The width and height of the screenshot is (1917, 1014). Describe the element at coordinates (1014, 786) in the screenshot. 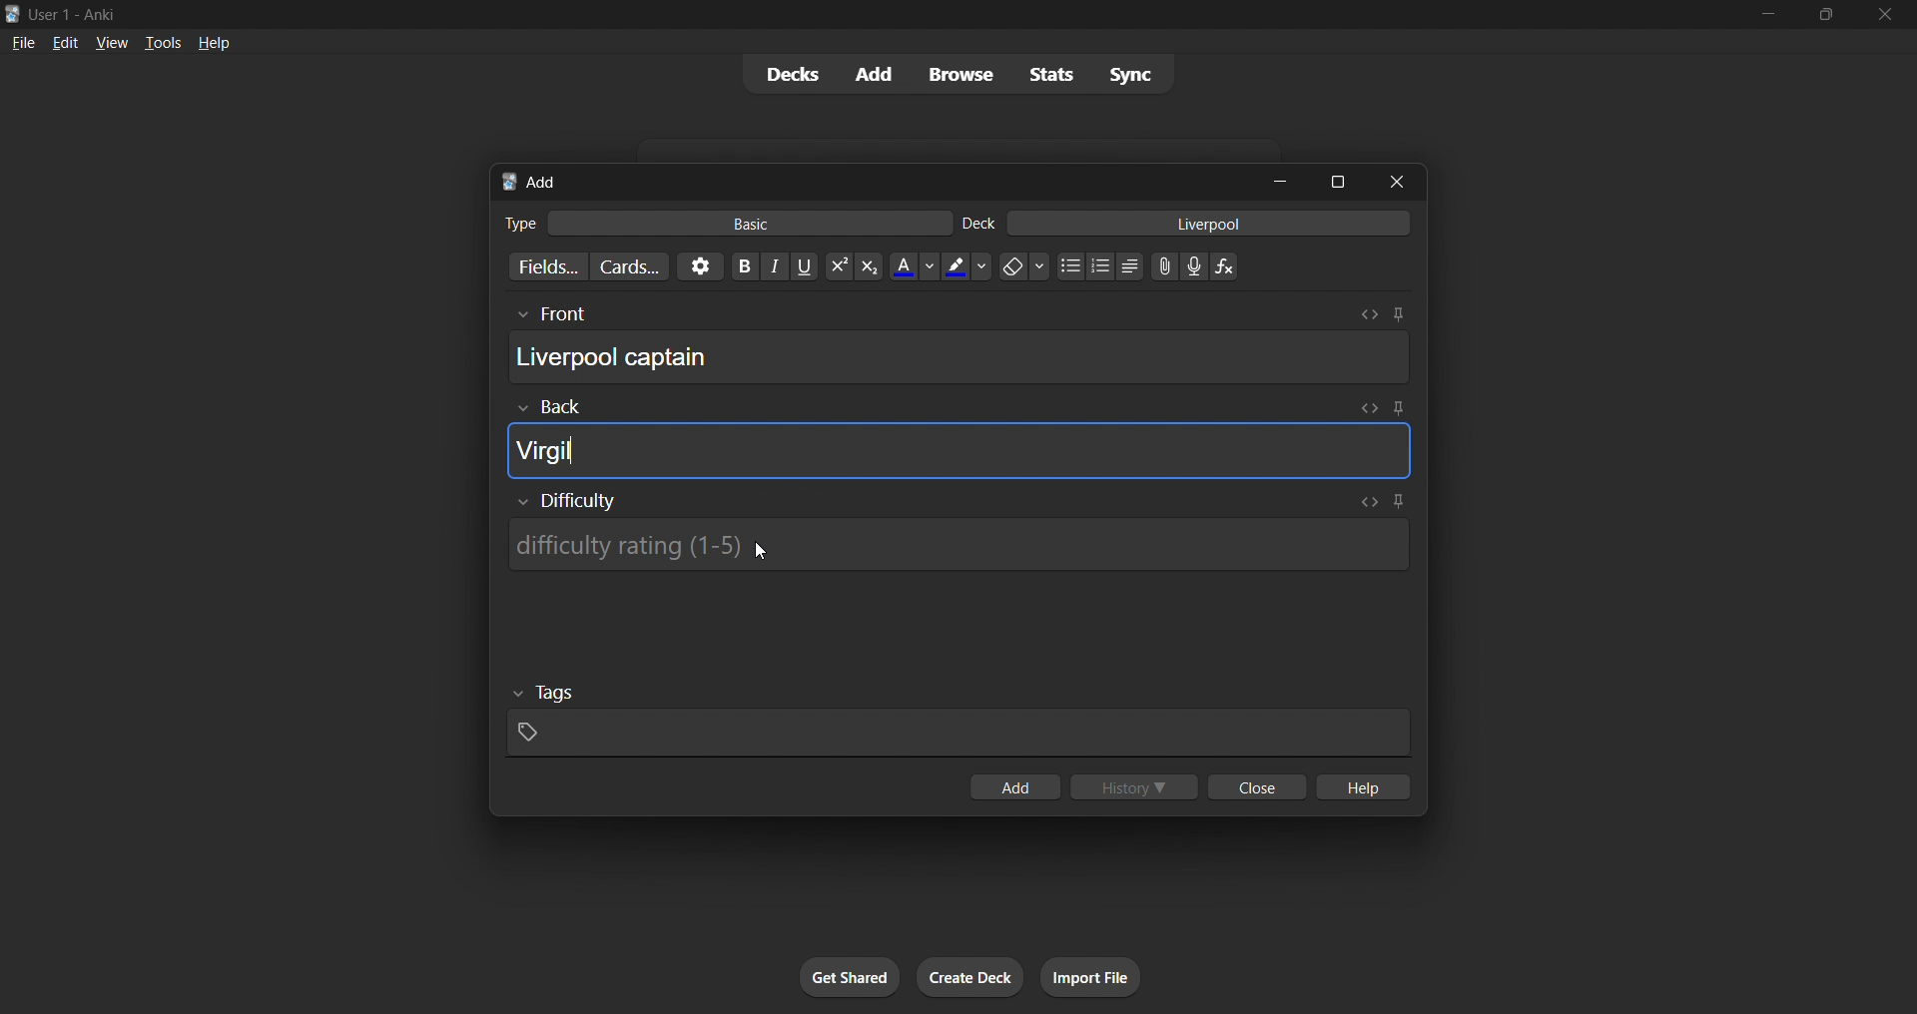

I see `add` at that location.